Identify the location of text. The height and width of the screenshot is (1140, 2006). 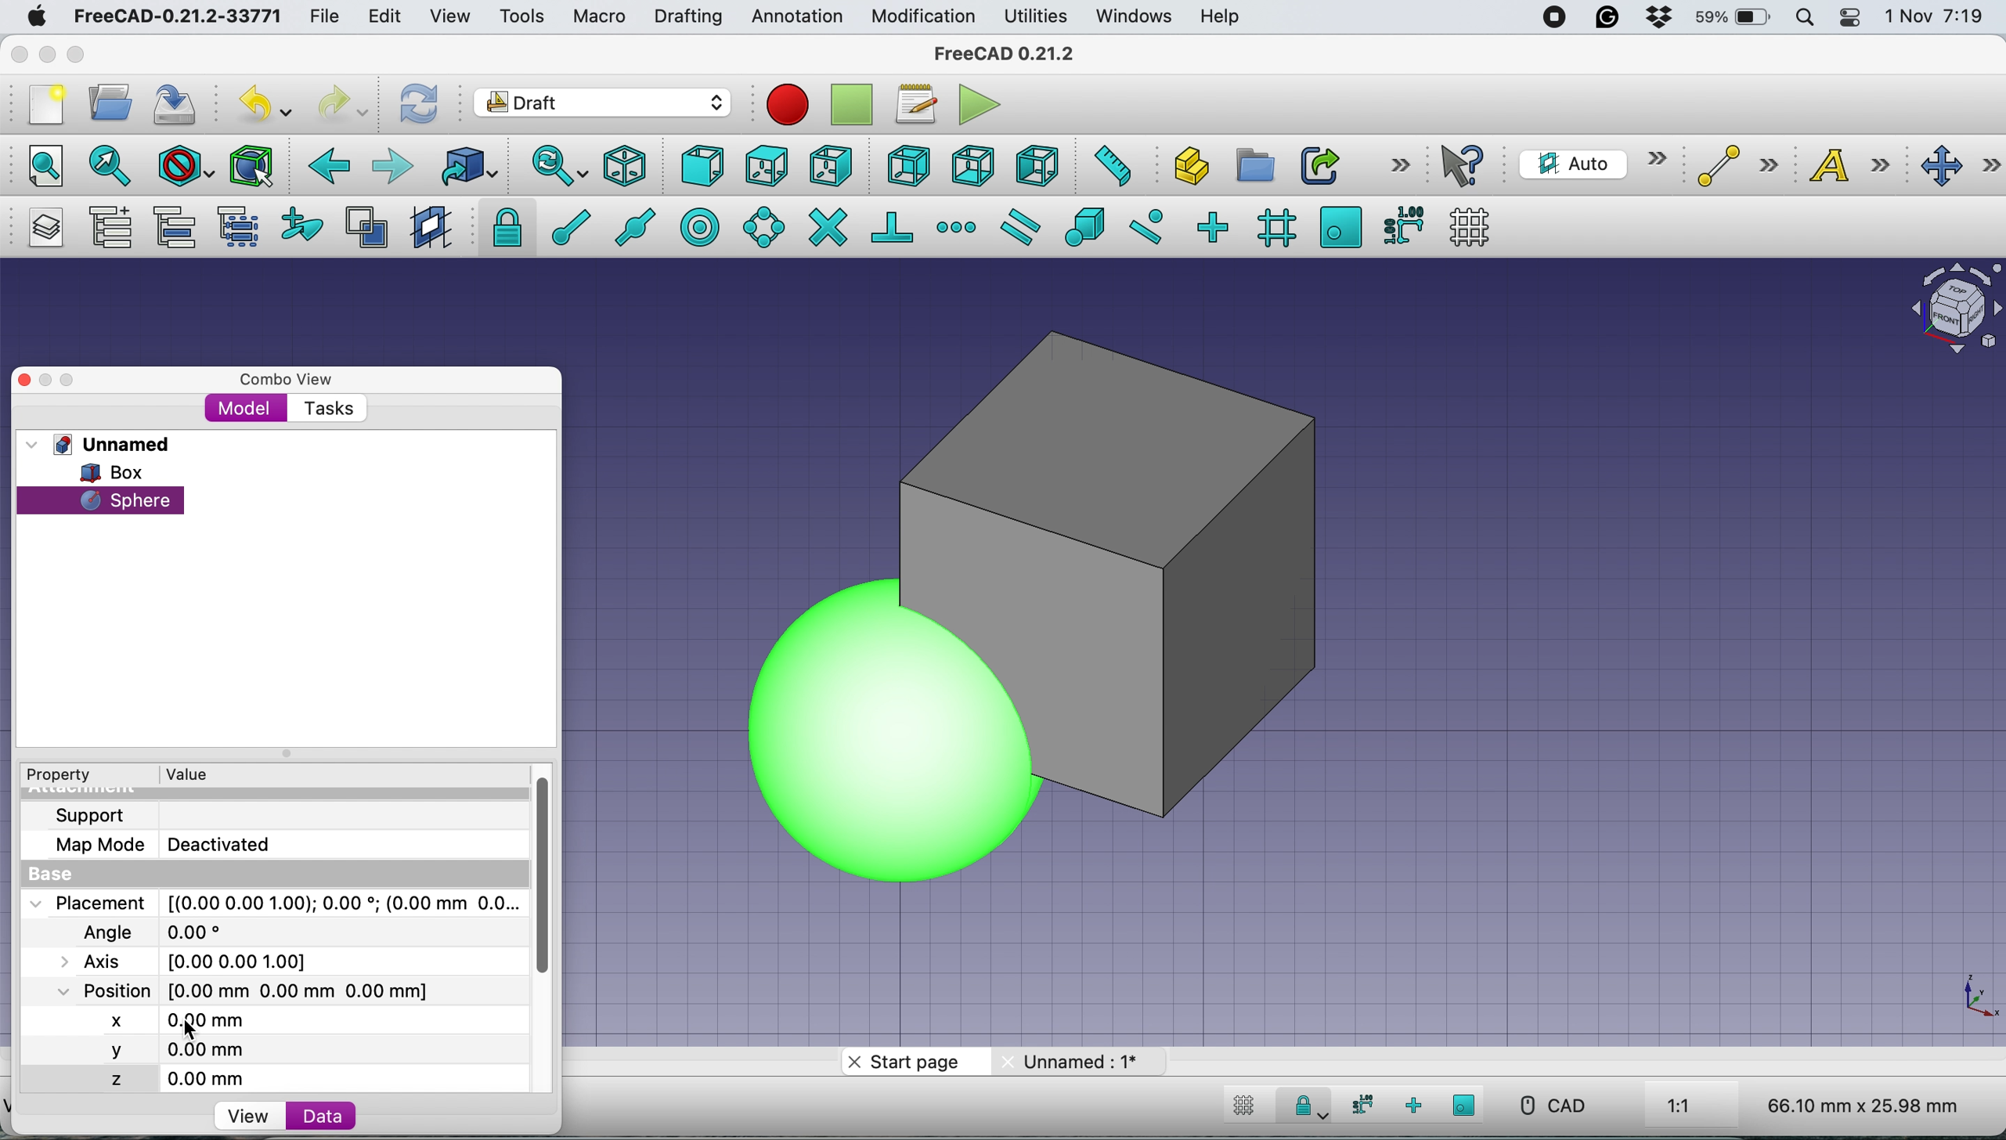
(1859, 164).